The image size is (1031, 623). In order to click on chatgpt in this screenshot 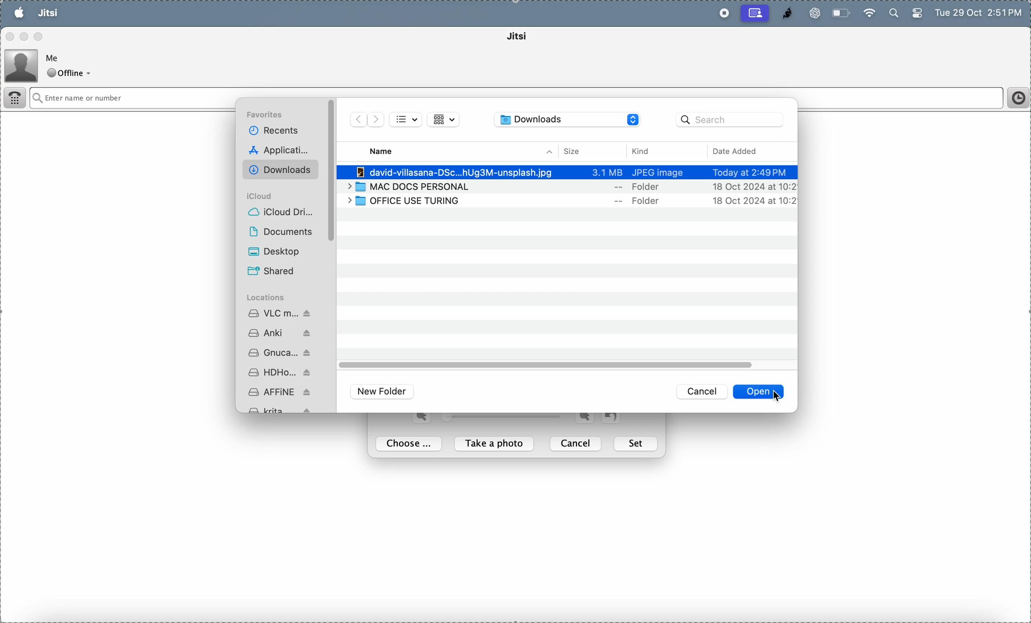, I will do `click(811, 13)`.